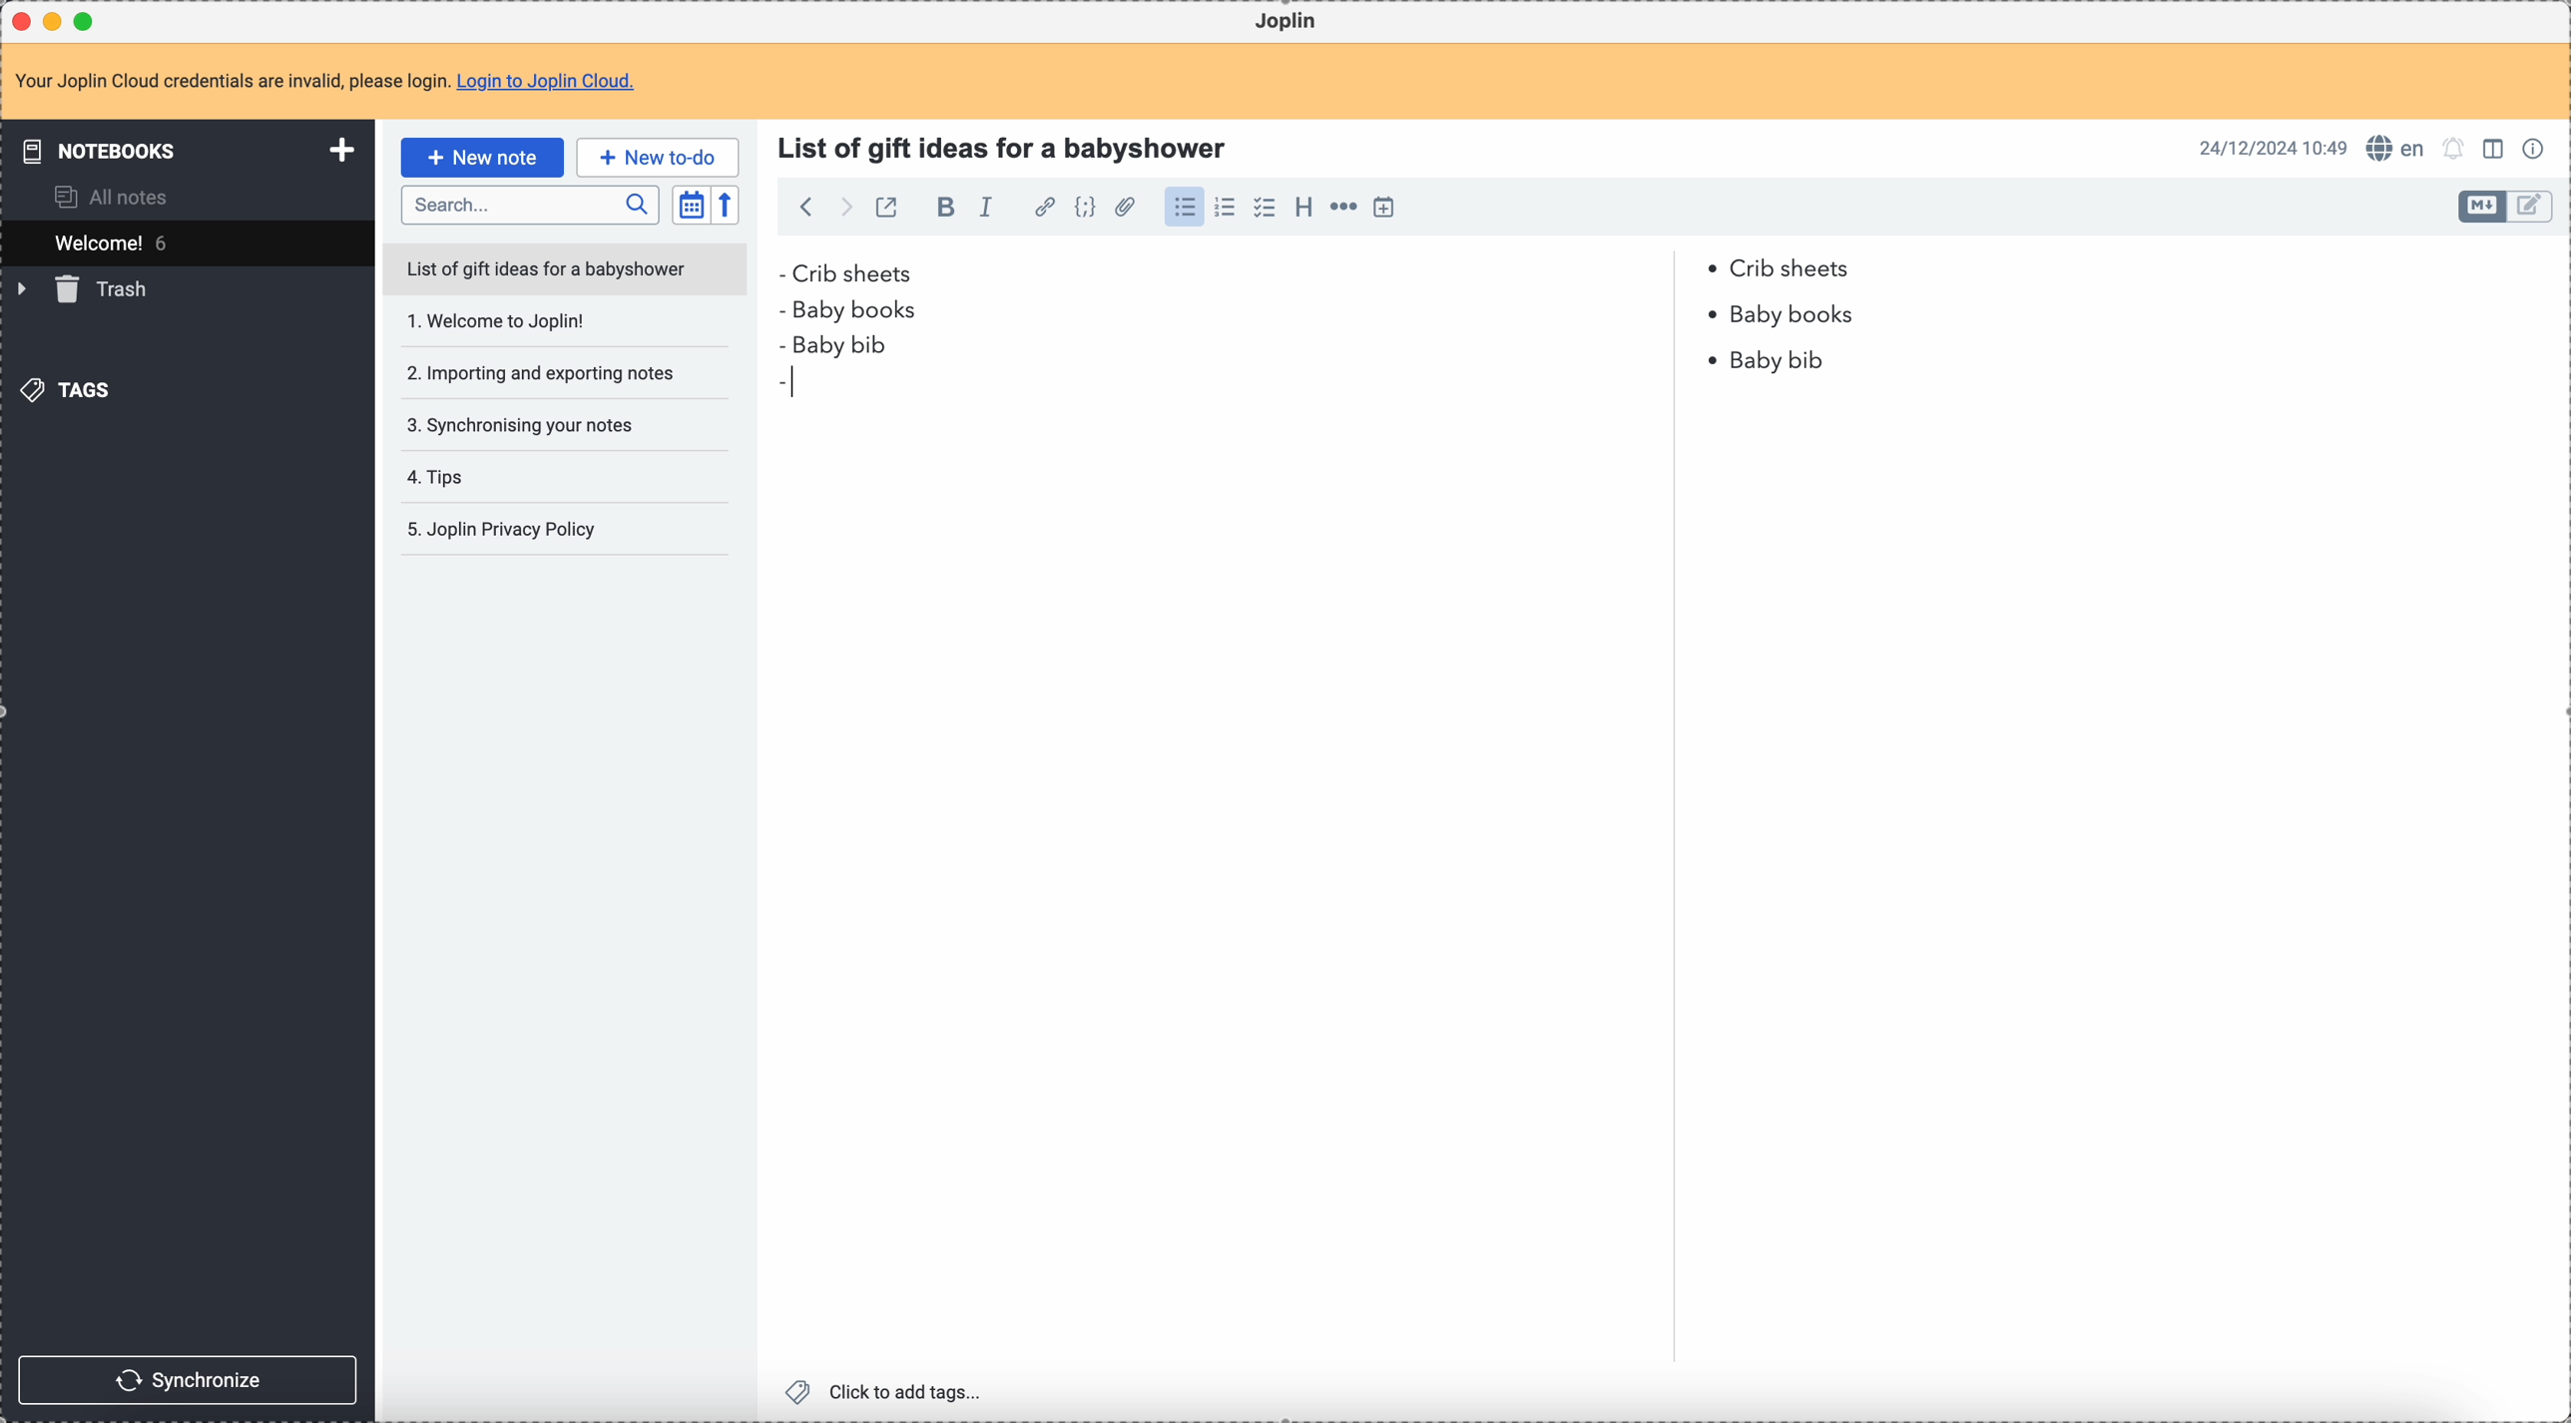 This screenshot has height=1423, width=2571. What do you see at coordinates (792, 380) in the screenshot?
I see `cursor` at bounding box center [792, 380].